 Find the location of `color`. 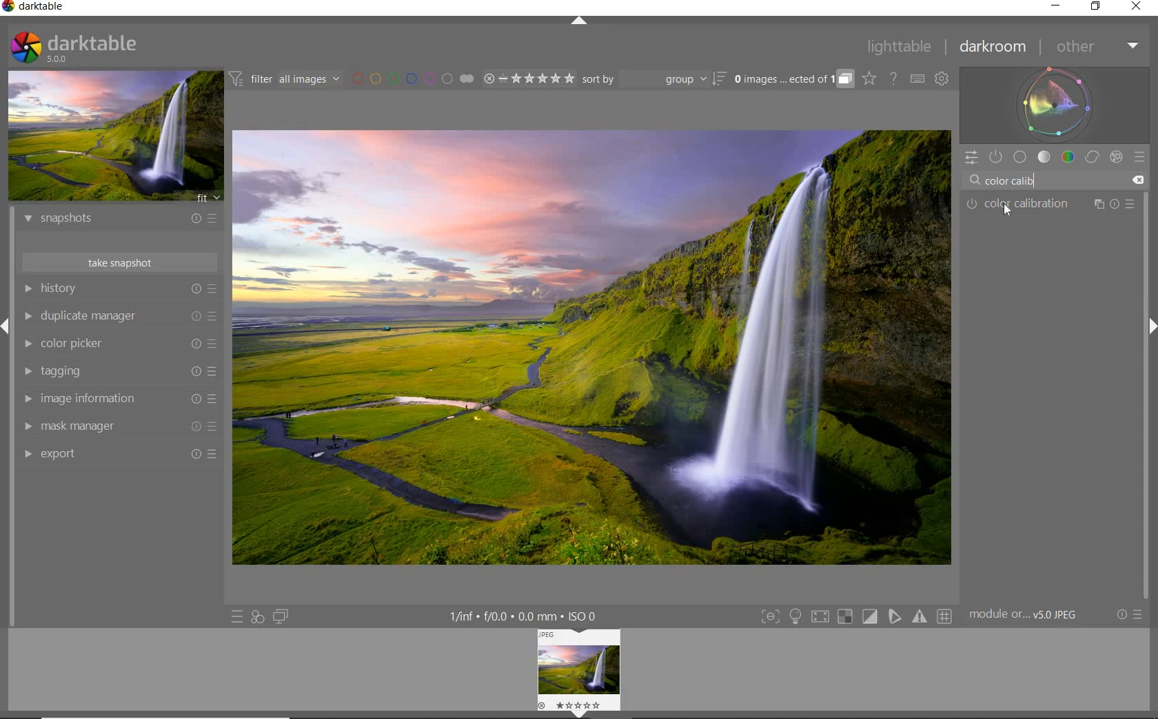

color is located at coordinates (1067, 157).